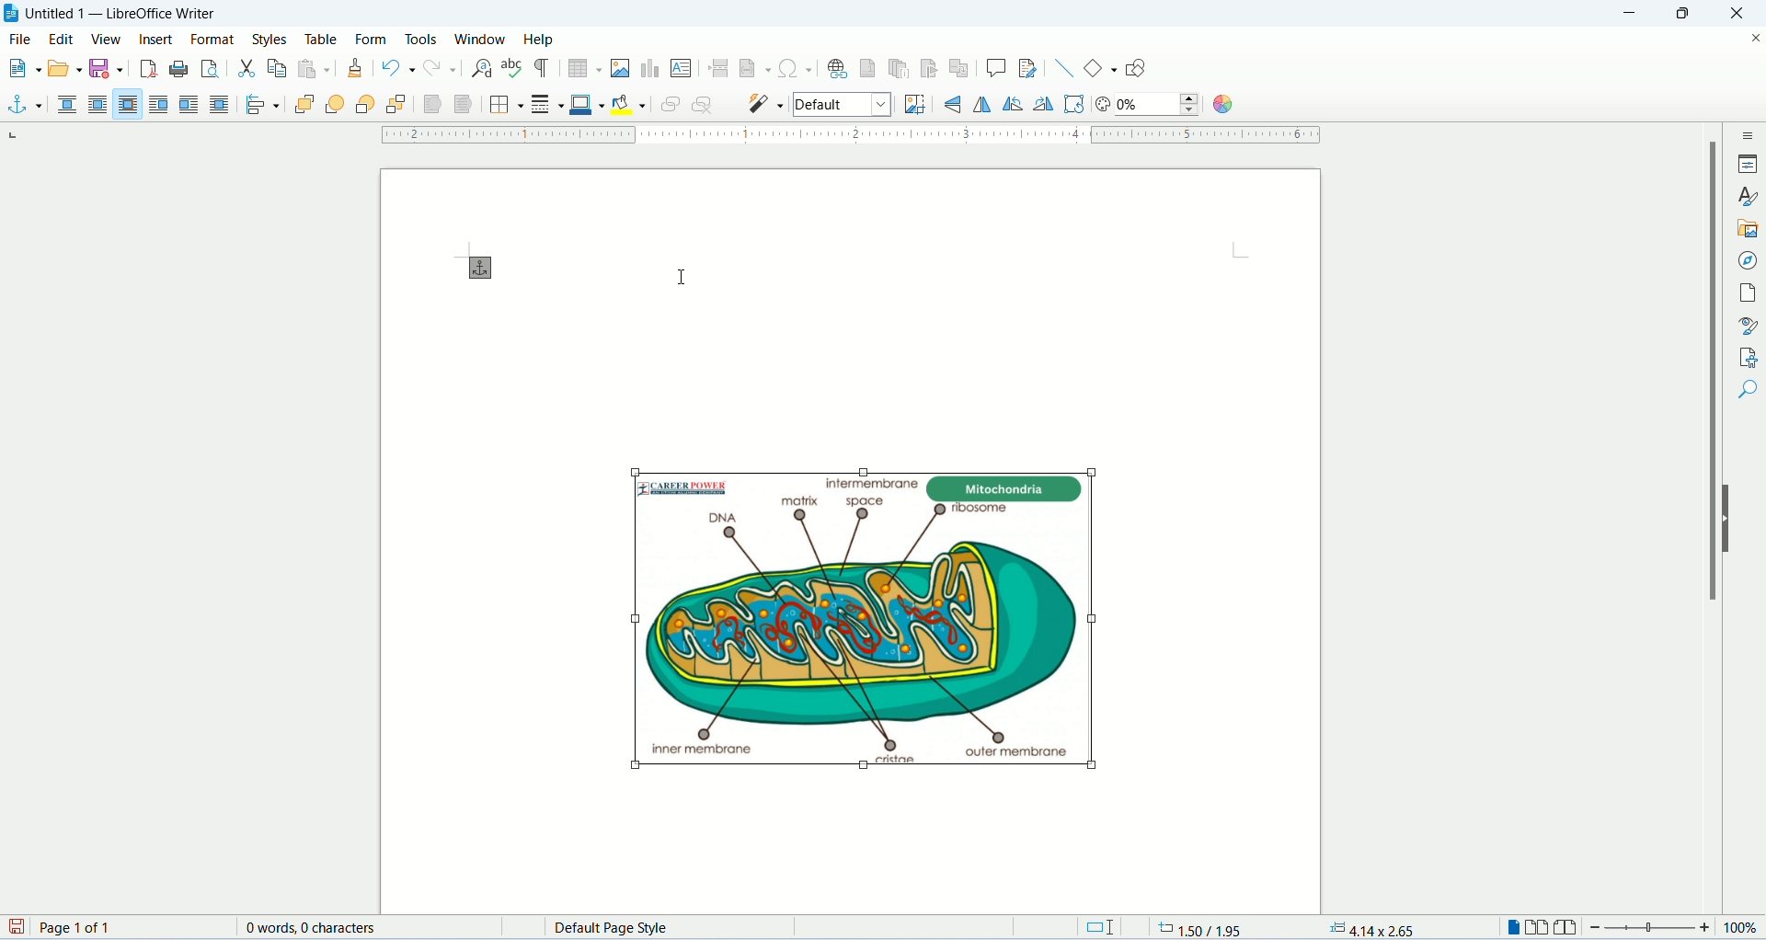  I want to click on basic shapes, so click(1101, 68).